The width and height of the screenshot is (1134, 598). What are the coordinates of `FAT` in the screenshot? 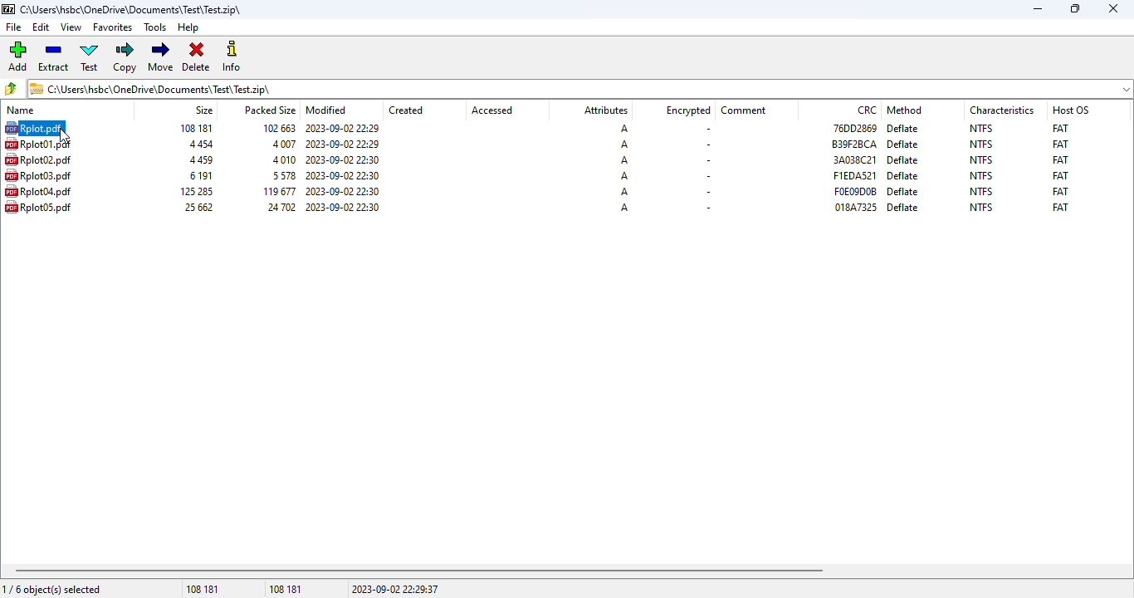 It's located at (1061, 175).